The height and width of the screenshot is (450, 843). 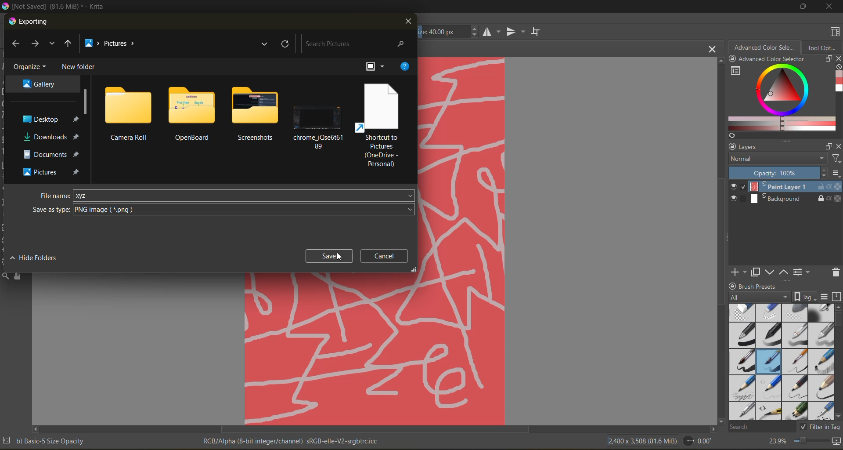 I want to click on metadata, so click(x=44, y=440).